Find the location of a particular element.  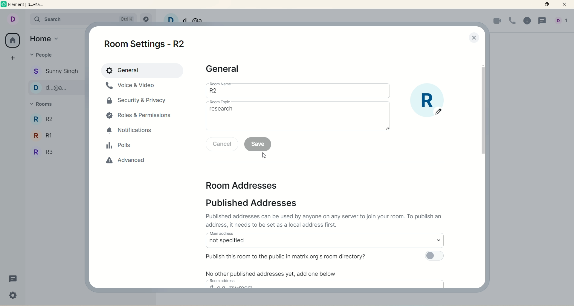

element is located at coordinates (31, 5).